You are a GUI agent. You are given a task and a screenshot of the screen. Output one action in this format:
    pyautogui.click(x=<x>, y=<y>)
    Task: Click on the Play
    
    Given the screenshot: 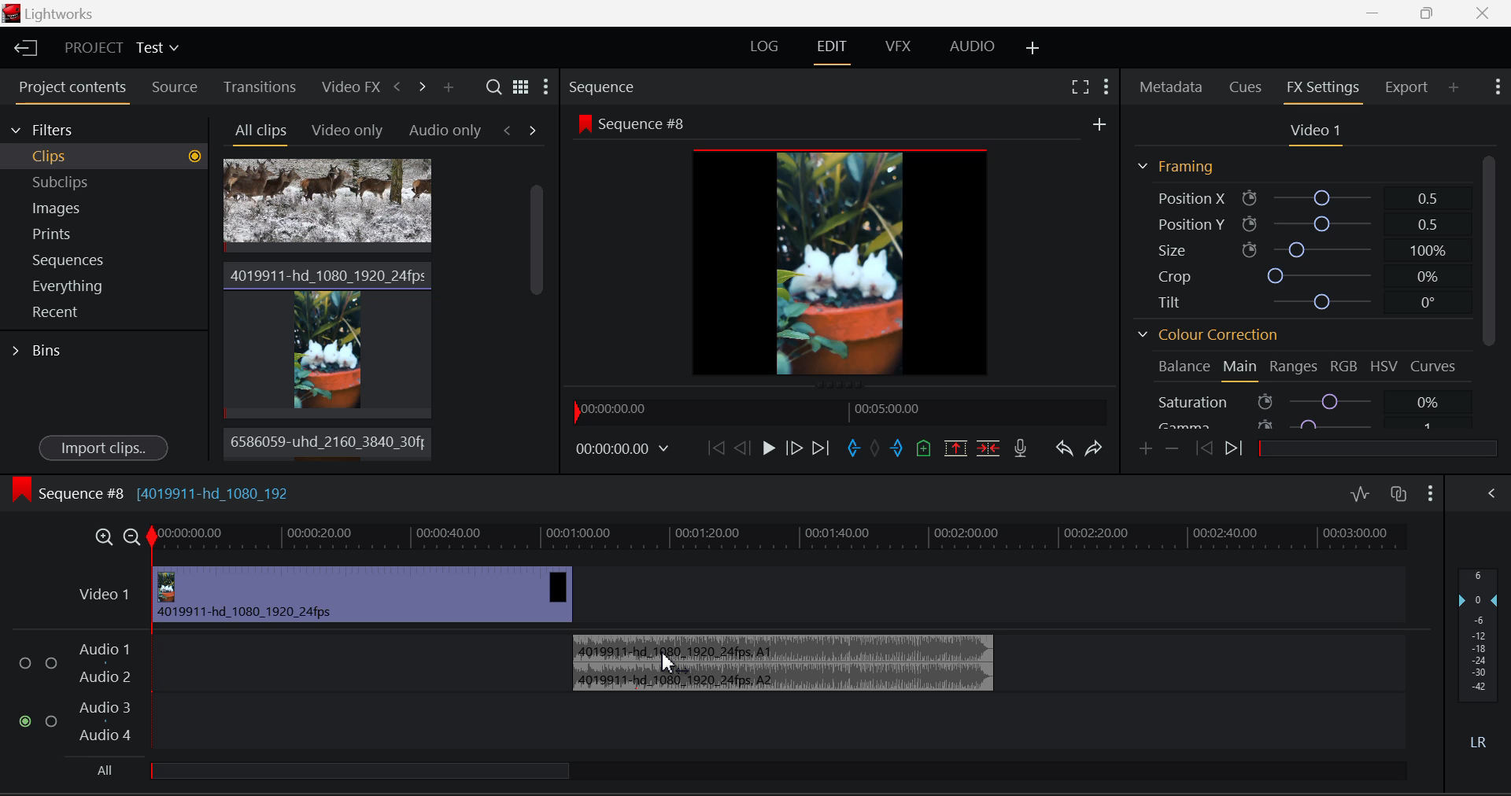 What is the action you would take?
    pyautogui.click(x=768, y=450)
    